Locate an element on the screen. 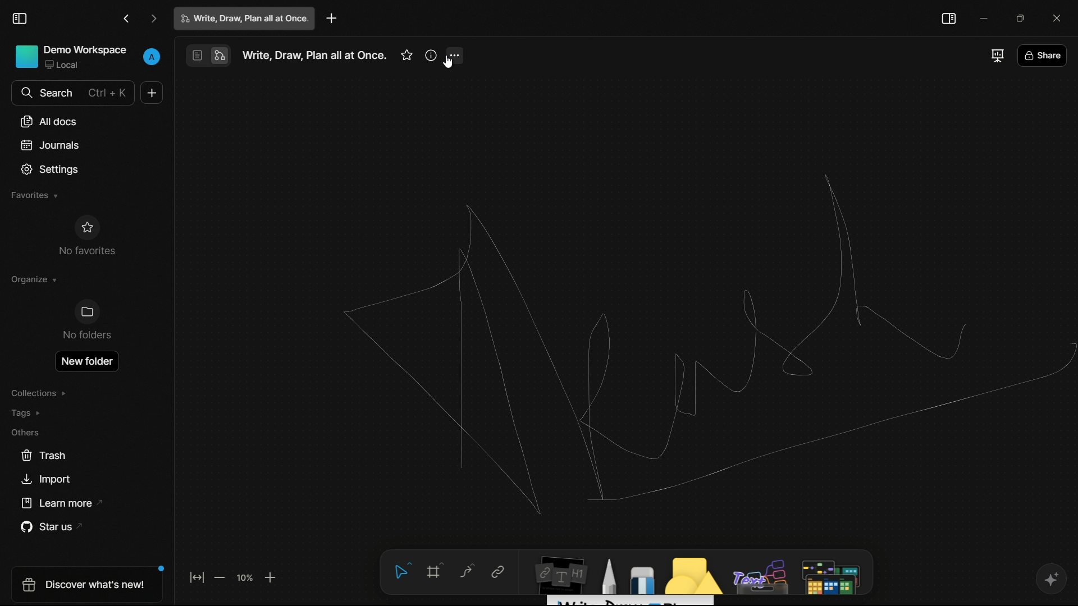 This screenshot has width=1078, height=606. write, draw, plan all at once is located at coordinates (245, 19).